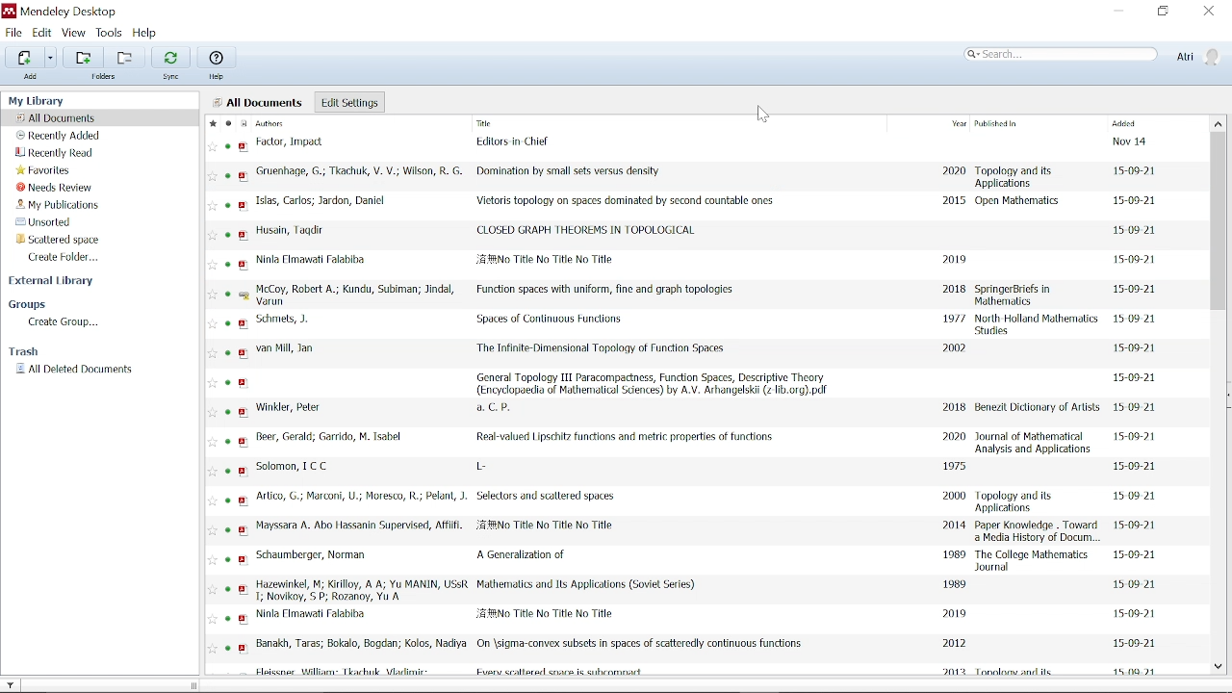 This screenshot has height=693, width=1232. What do you see at coordinates (59, 223) in the screenshot?
I see `Unsorted` at bounding box center [59, 223].